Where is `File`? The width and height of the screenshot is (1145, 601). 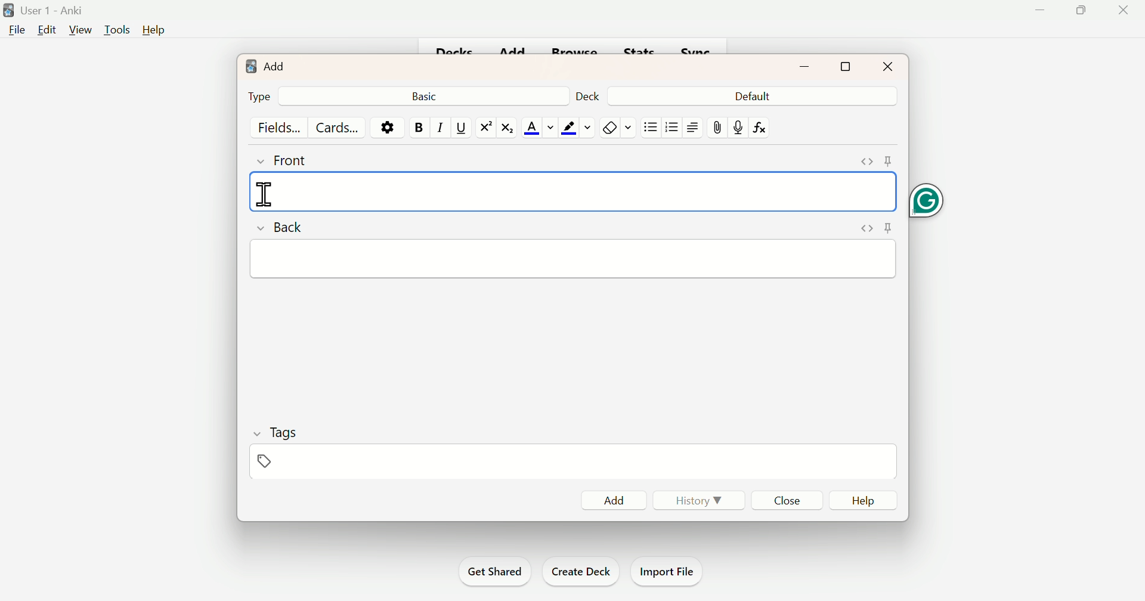 File is located at coordinates (16, 32).